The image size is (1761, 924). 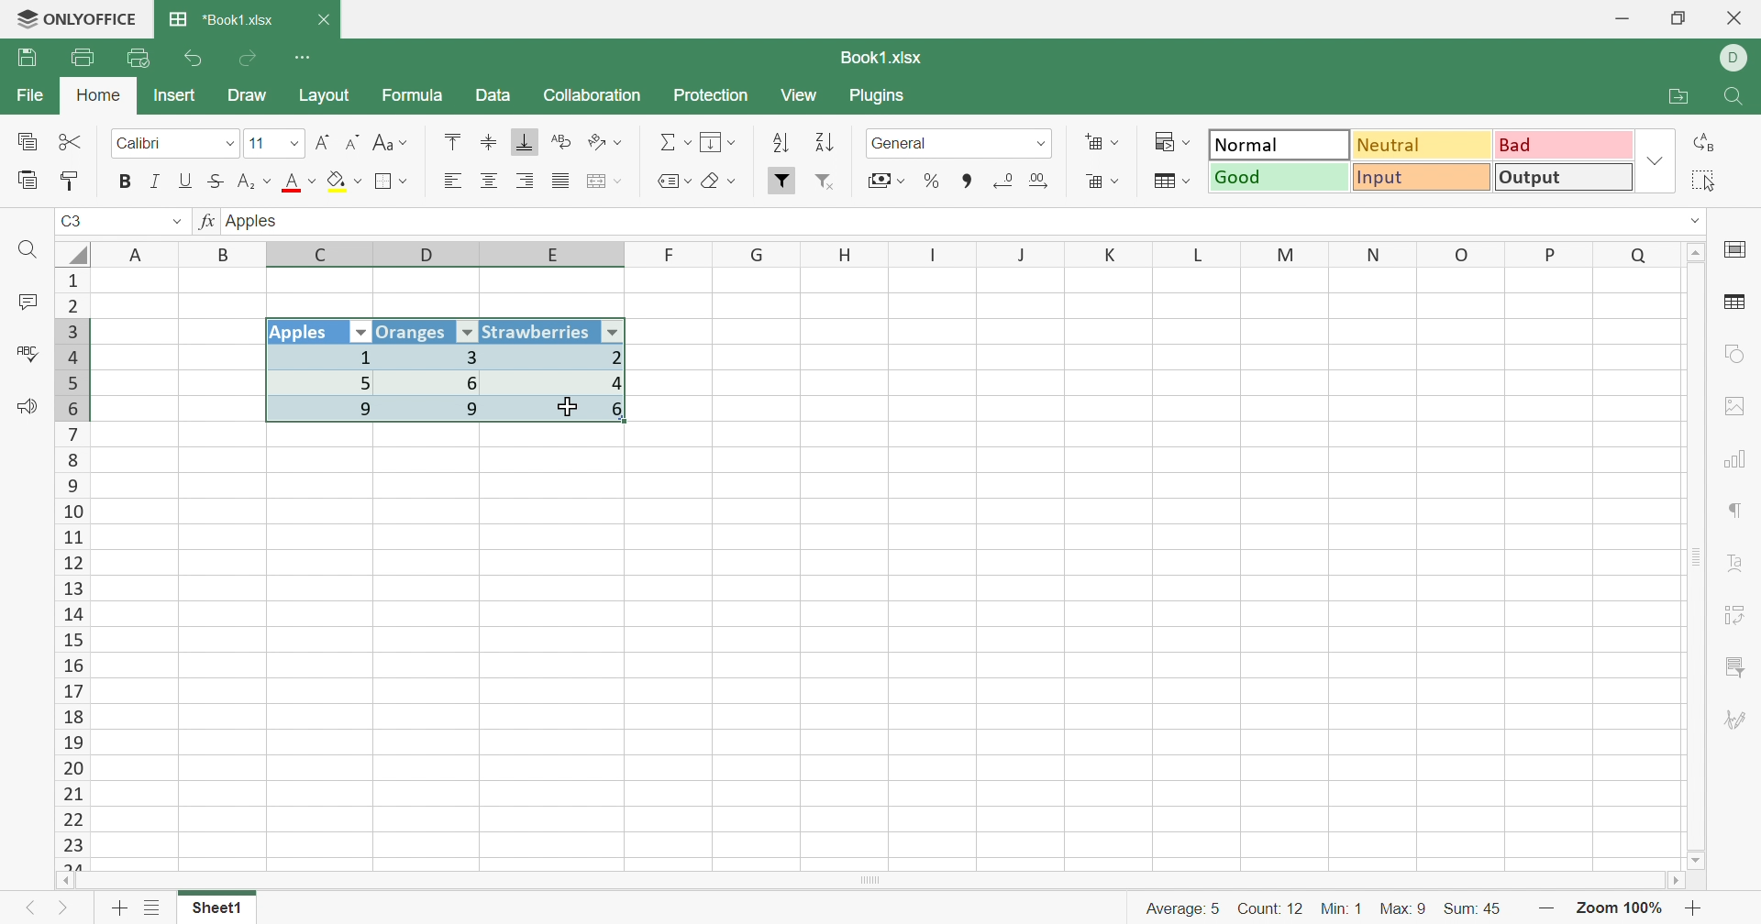 What do you see at coordinates (1423, 144) in the screenshot?
I see `Neutral` at bounding box center [1423, 144].